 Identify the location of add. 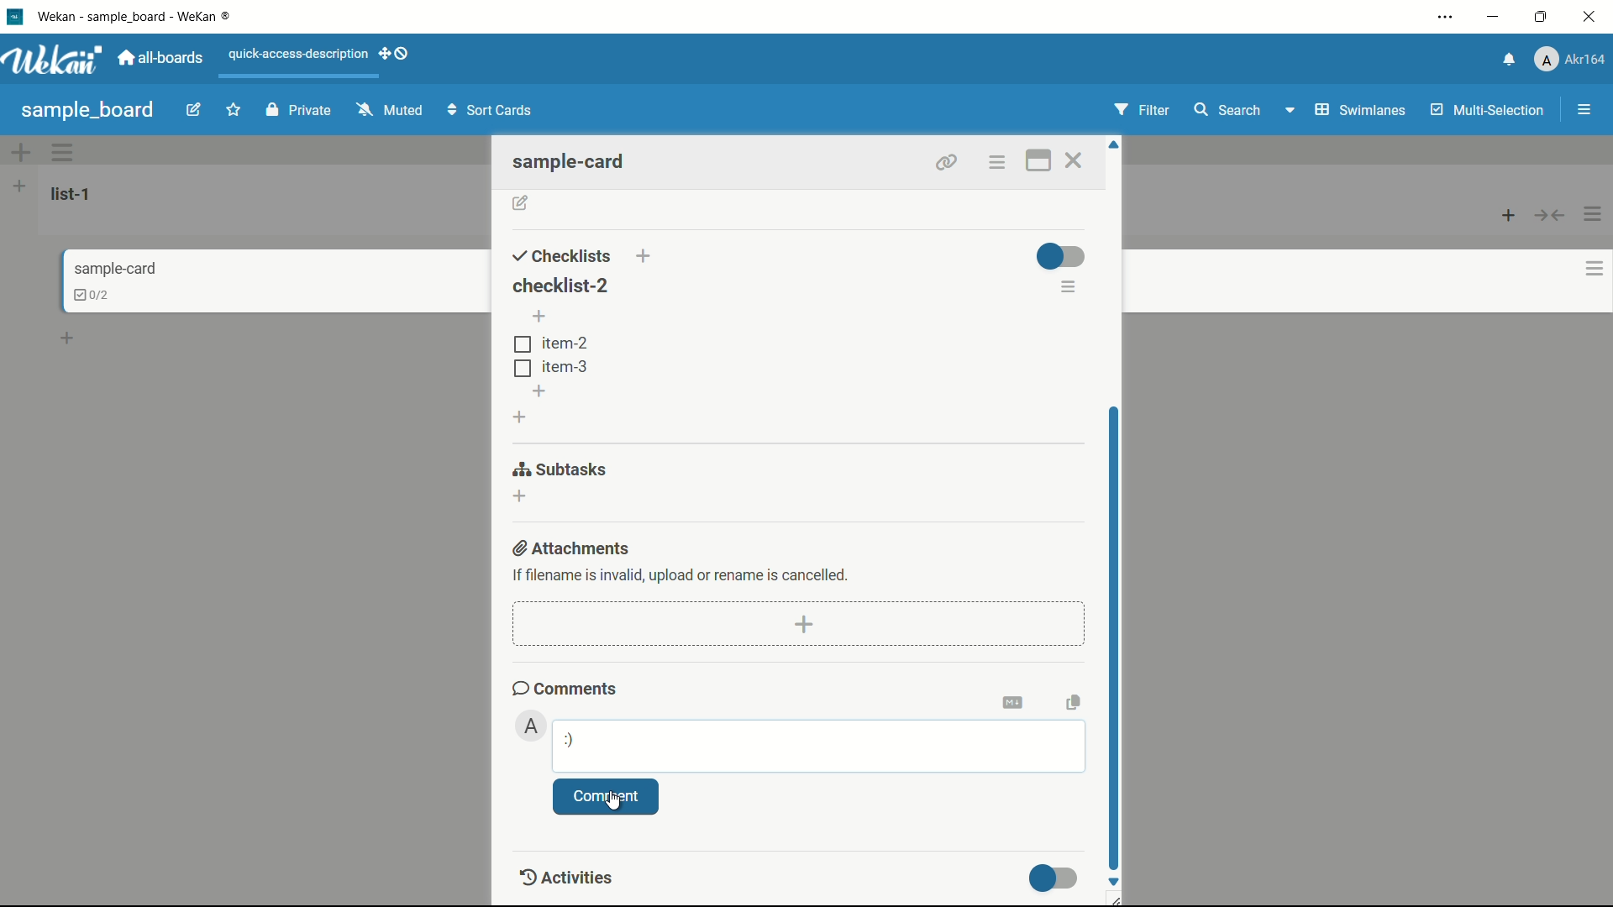
(70, 341).